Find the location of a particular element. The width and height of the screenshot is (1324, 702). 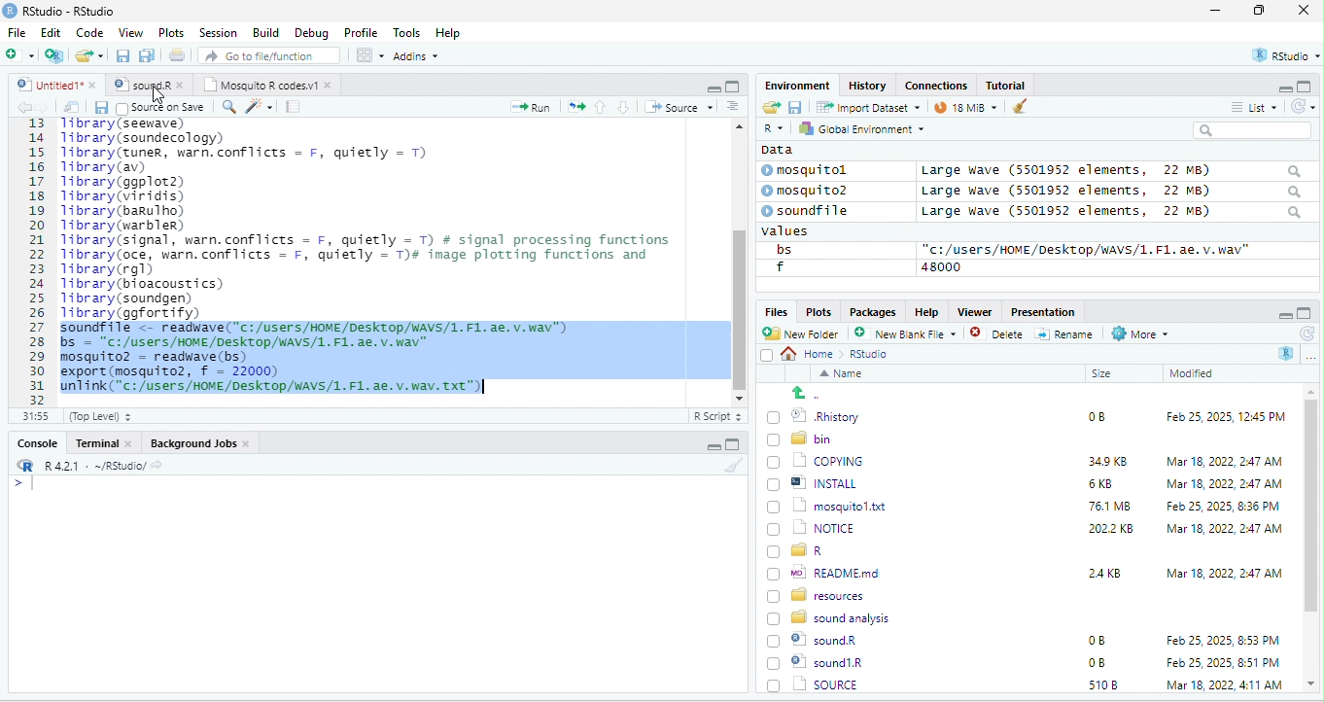

maximize is located at coordinates (1305, 313).